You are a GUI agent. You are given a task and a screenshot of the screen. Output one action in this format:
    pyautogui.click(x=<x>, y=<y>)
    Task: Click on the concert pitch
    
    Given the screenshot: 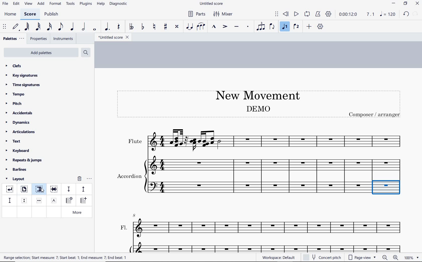 What is the action you would take?
    pyautogui.click(x=323, y=257)
    